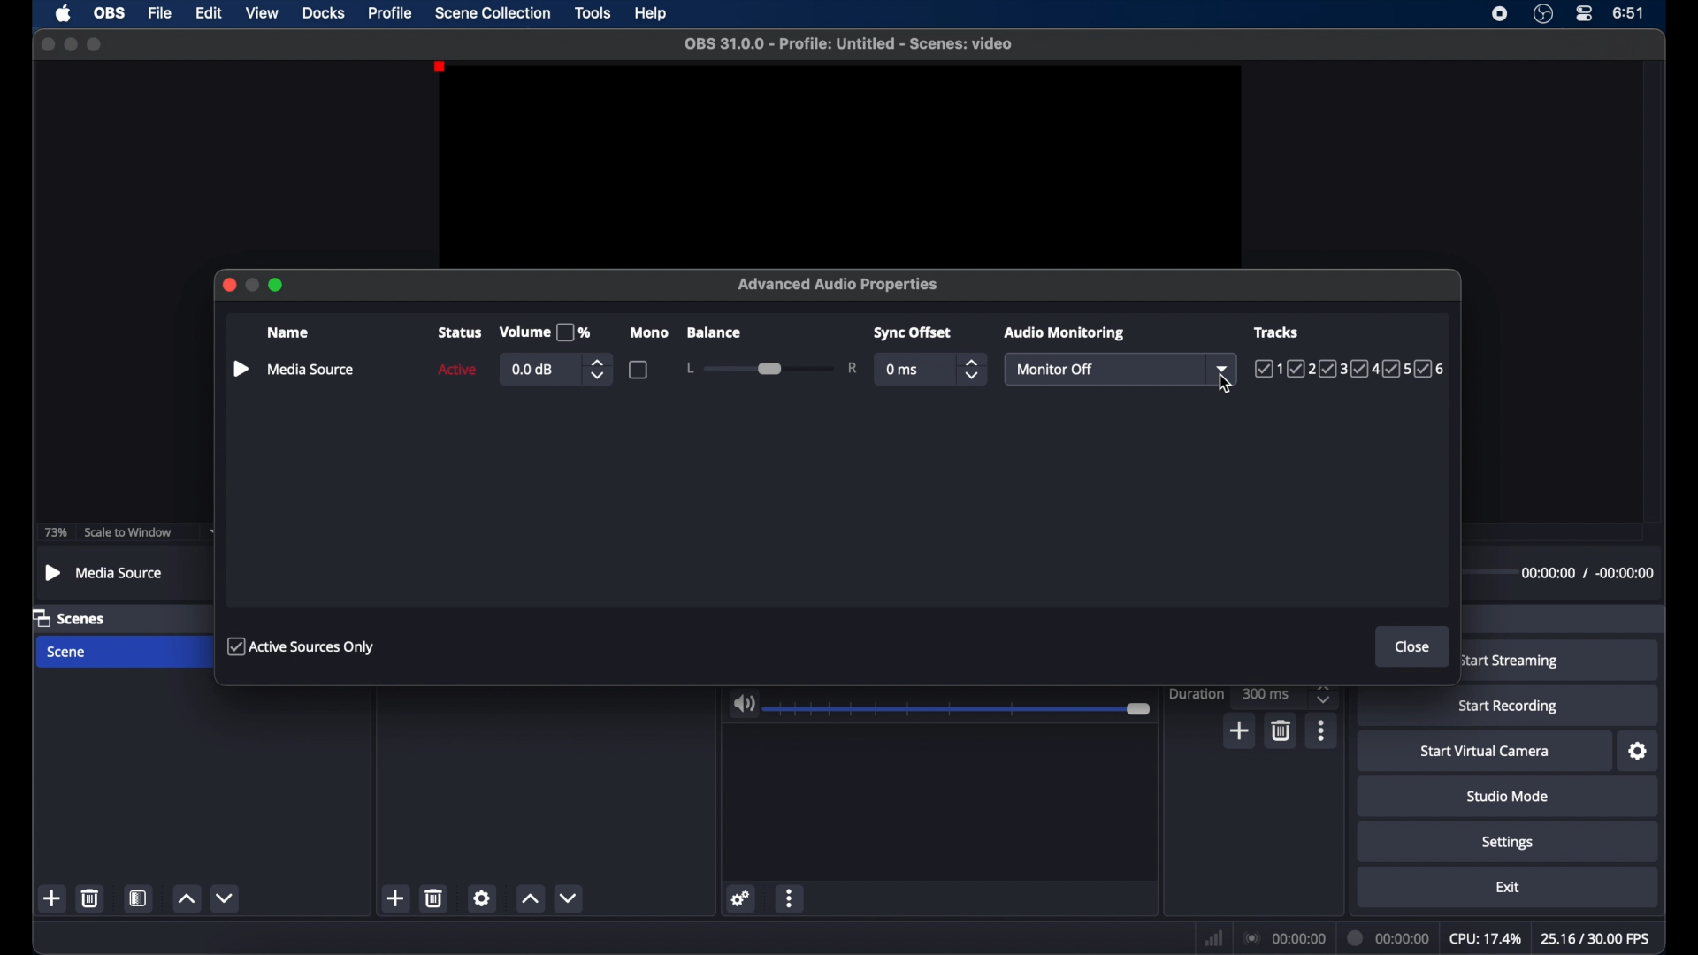 The width and height of the screenshot is (1698, 955). What do you see at coordinates (1214, 937) in the screenshot?
I see `network` at bounding box center [1214, 937].